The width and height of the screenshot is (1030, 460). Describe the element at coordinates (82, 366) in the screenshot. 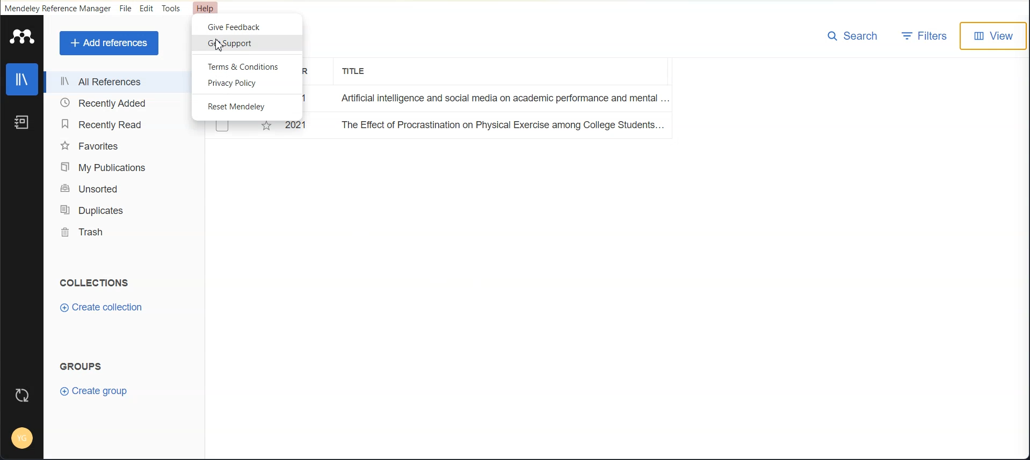

I see `Text` at that location.